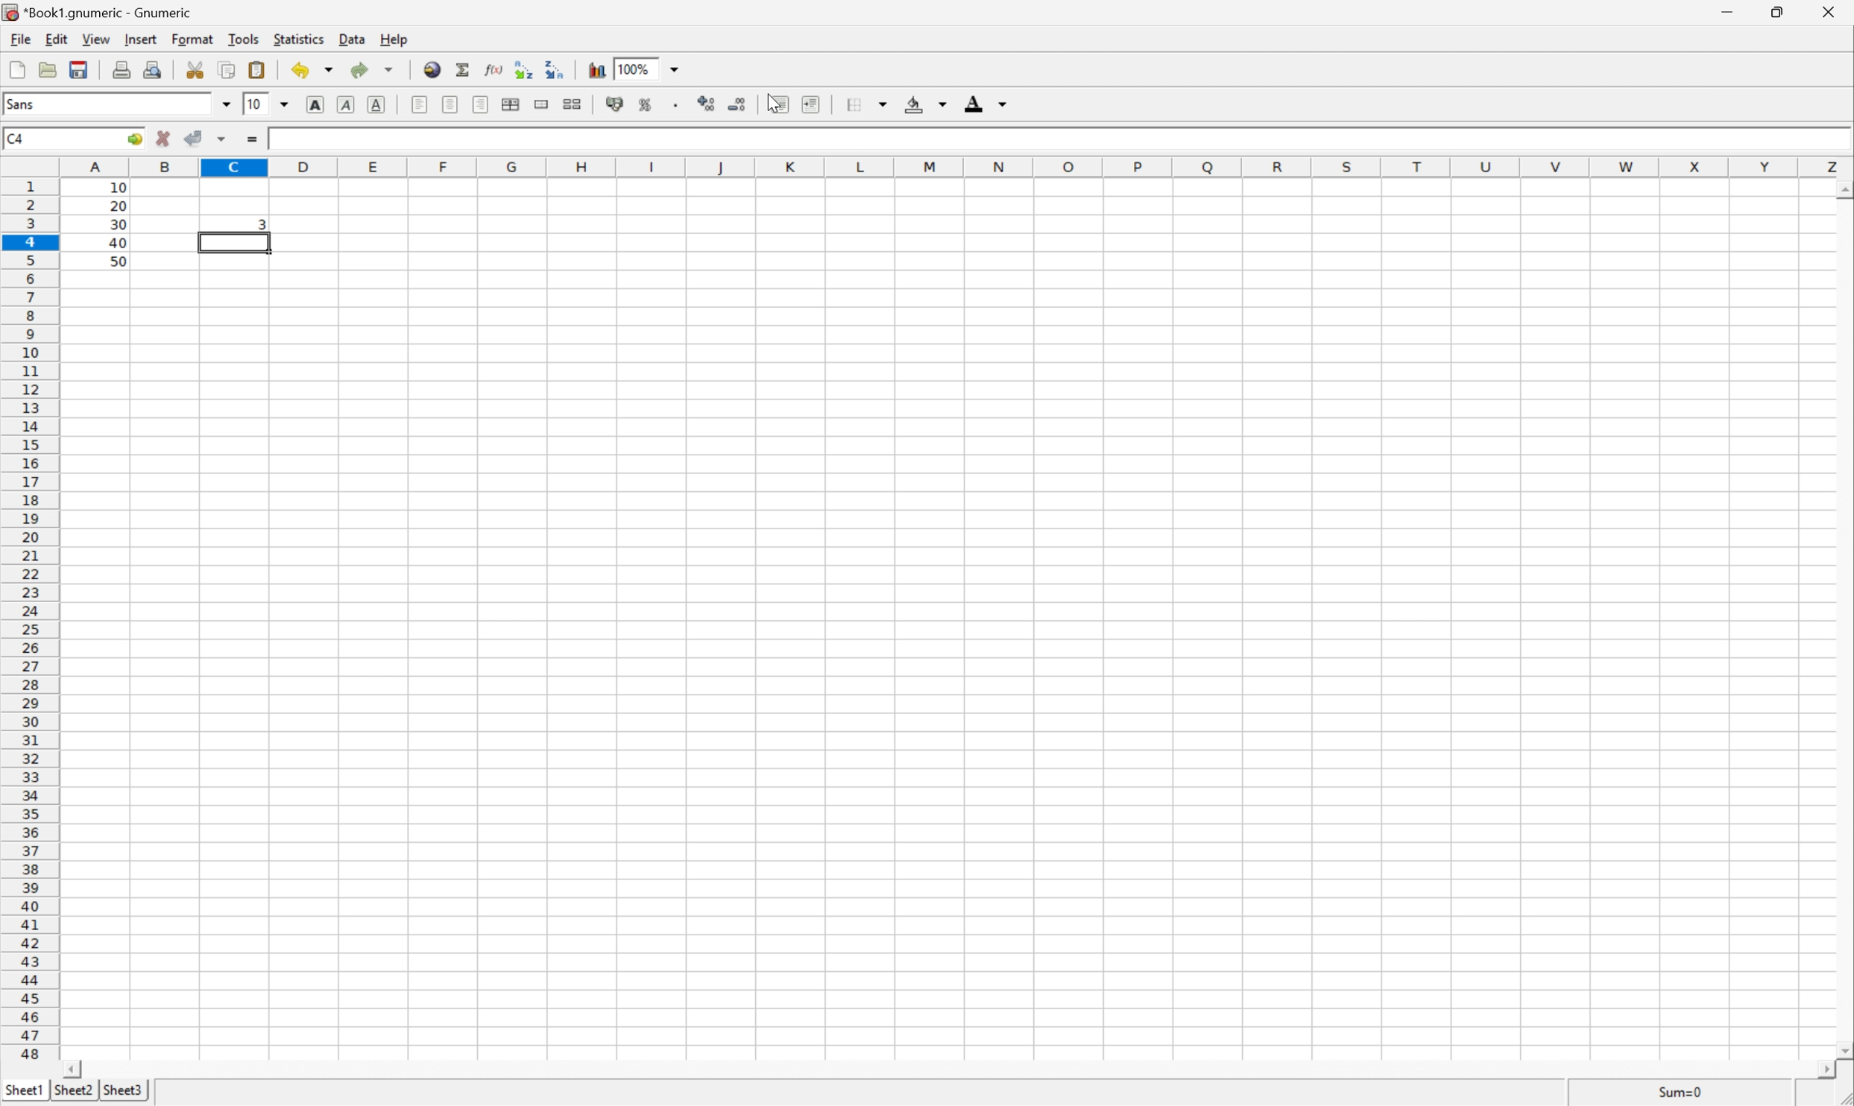 The height and width of the screenshot is (1106, 1854). I want to click on Data, so click(353, 37).